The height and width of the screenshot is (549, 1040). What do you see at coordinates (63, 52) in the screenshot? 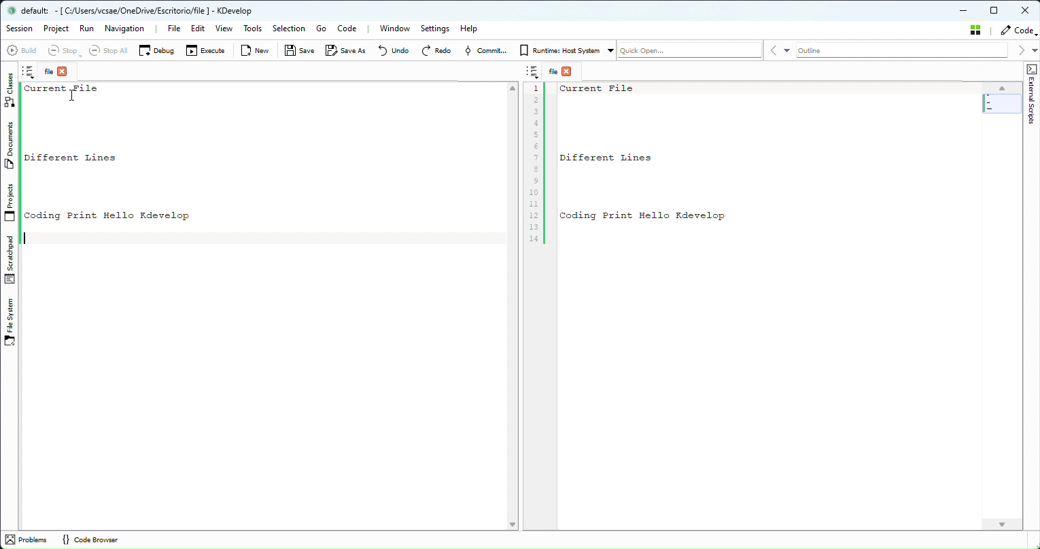
I see `Stop` at bounding box center [63, 52].